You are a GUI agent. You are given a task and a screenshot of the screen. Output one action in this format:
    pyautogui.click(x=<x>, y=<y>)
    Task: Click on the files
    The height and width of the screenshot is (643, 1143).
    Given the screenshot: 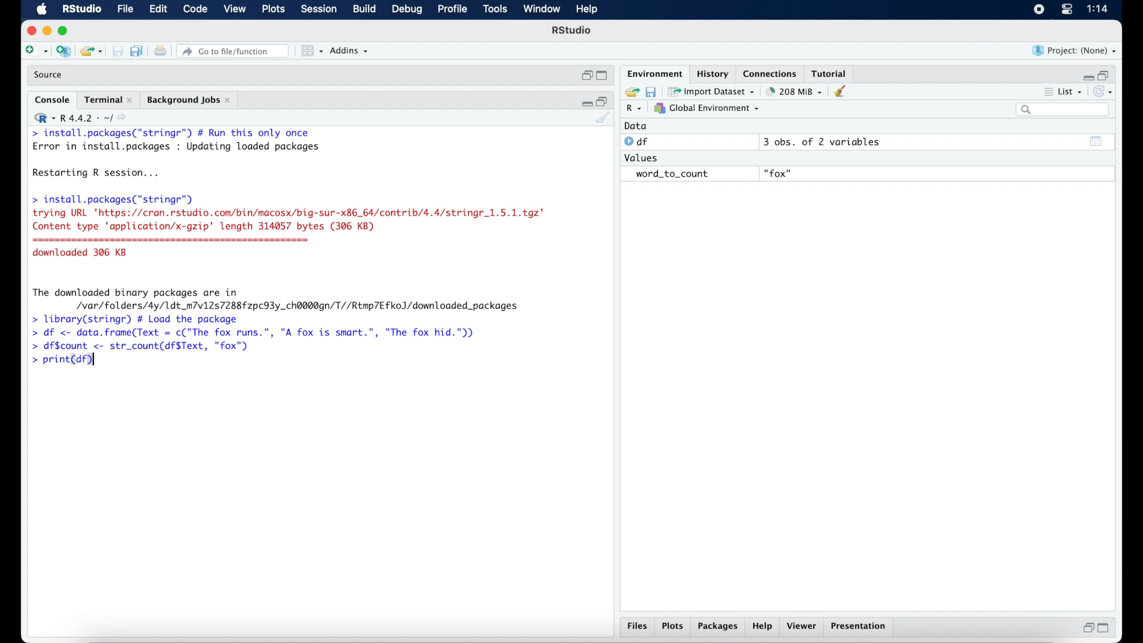 What is the action you would take?
    pyautogui.click(x=639, y=626)
    